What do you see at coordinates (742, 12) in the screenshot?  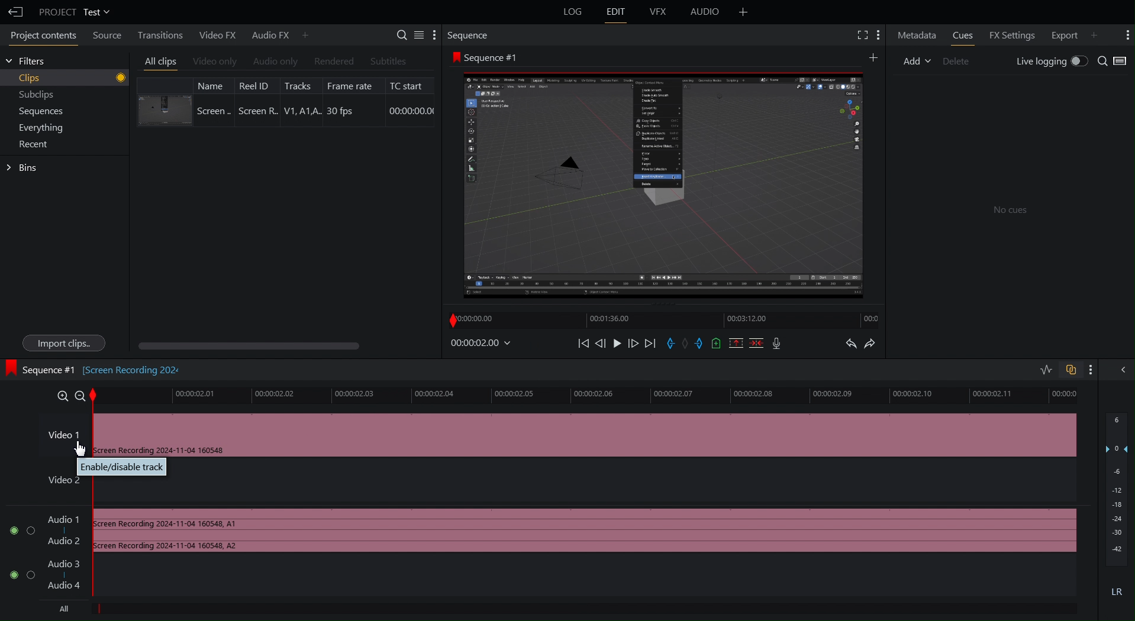 I see `Add` at bounding box center [742, 12].